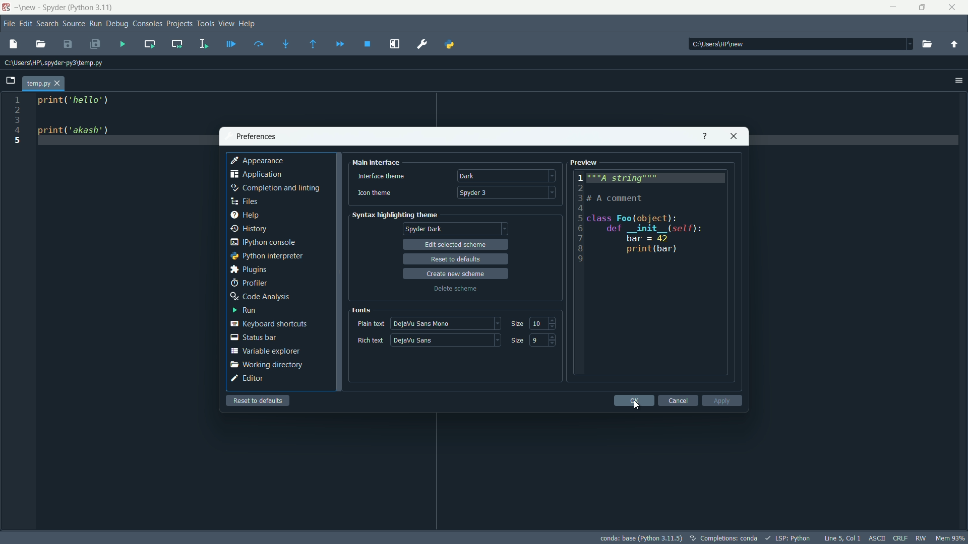  Describe the element at coordinates (17, 121) in the screenshot. I see `line numbers` at that location.